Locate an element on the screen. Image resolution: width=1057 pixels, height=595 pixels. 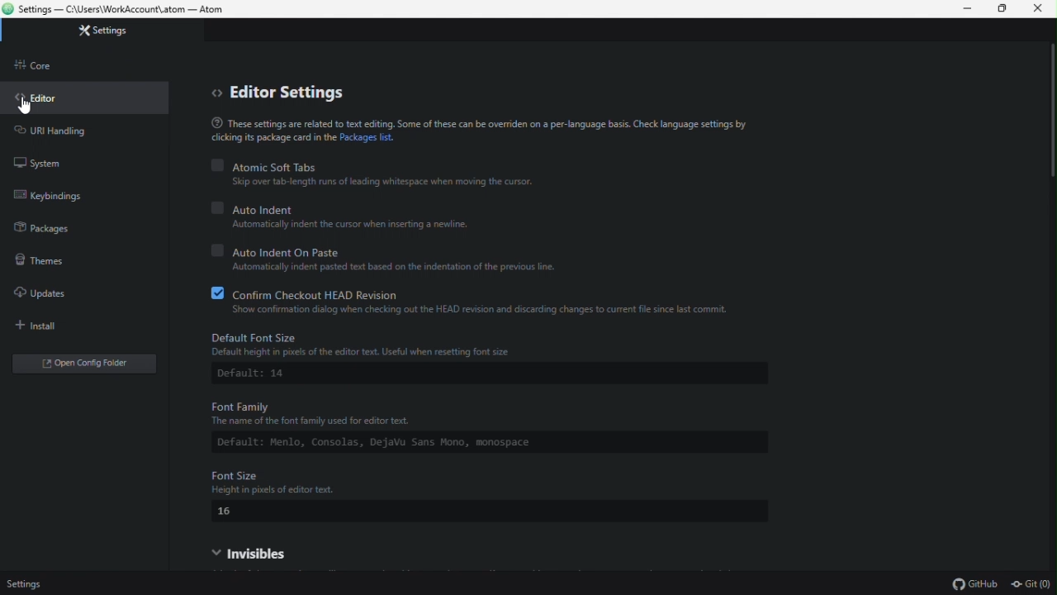
Editor is located at coordinates (46, 102).